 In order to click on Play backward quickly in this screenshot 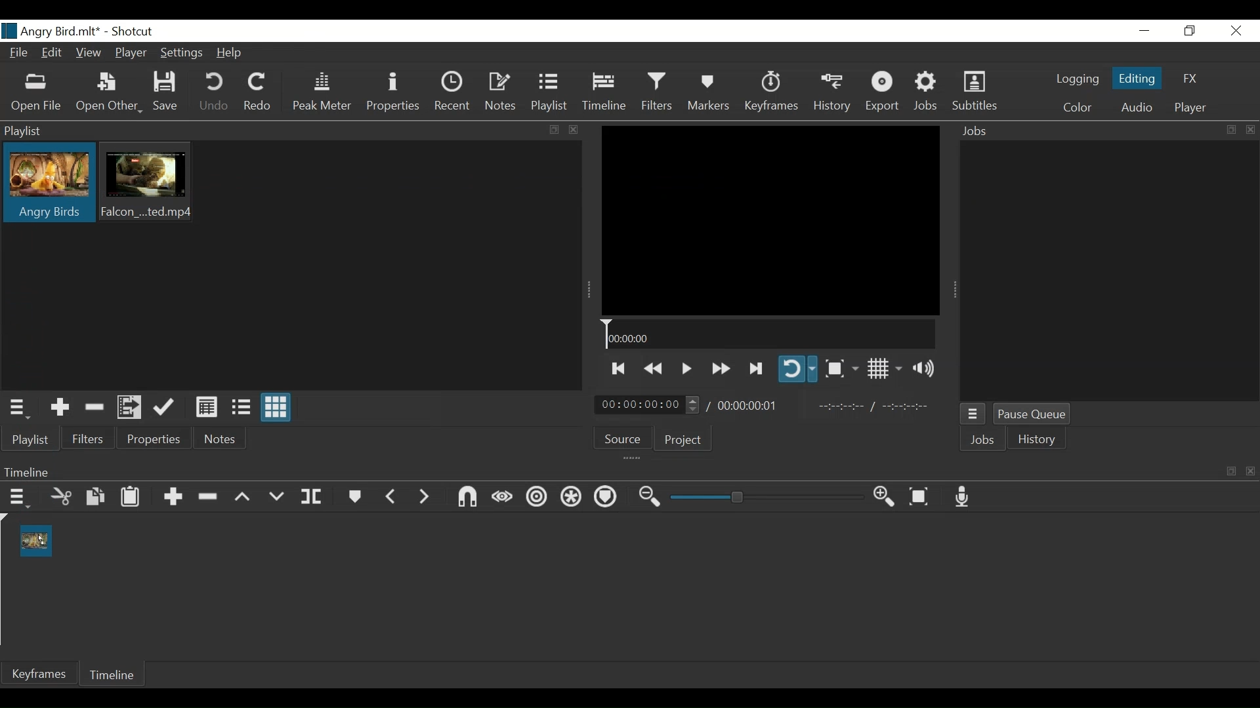, I will do `click(655, 366)`.